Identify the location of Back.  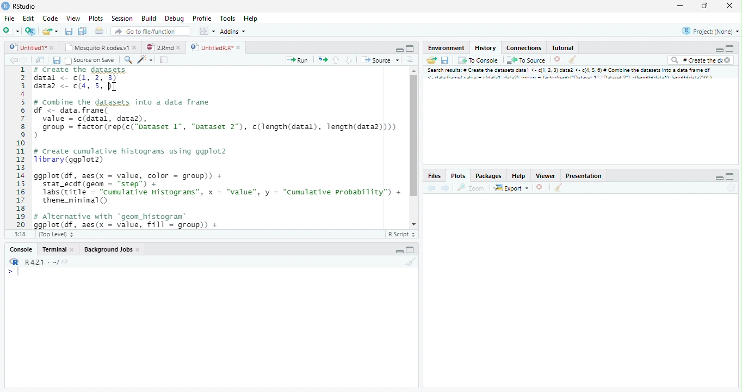
(9, 62).